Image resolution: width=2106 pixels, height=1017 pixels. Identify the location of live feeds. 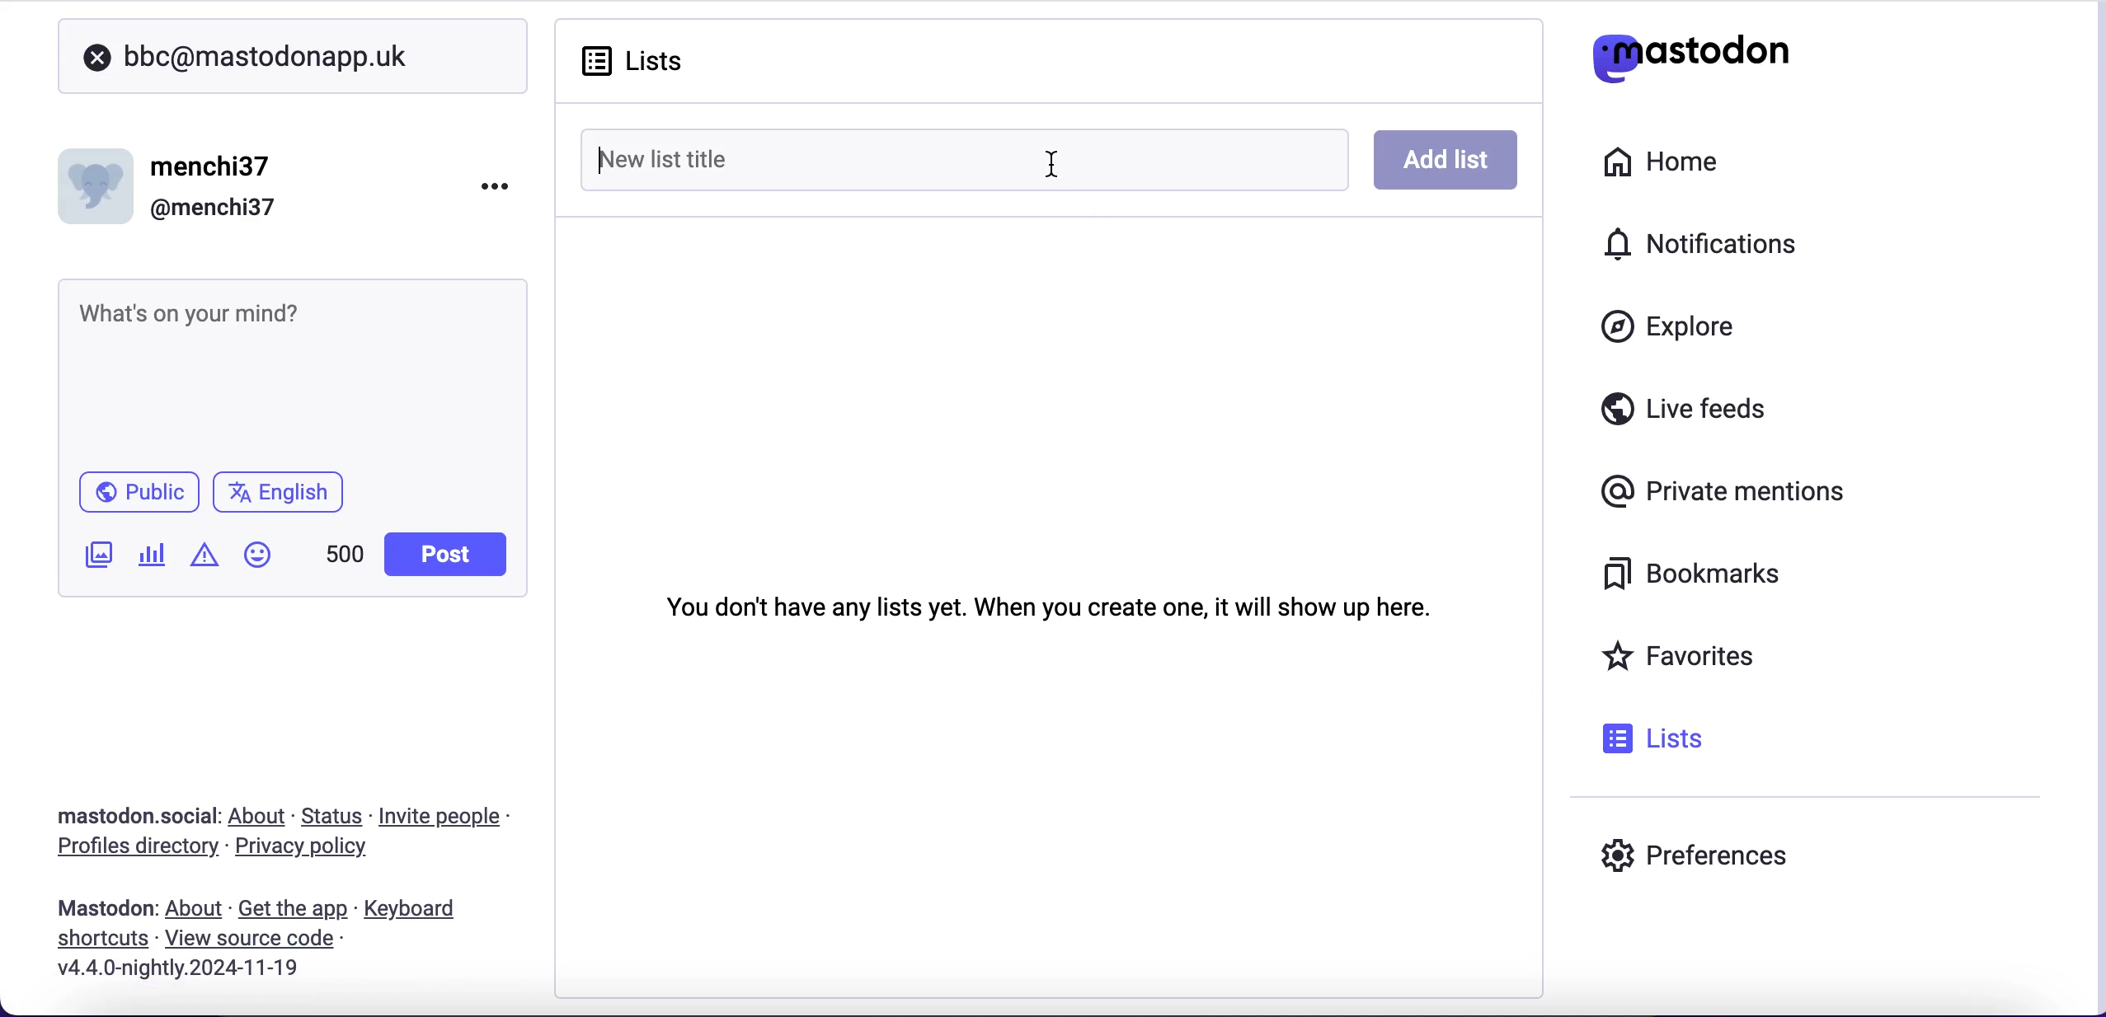
(1685, 415).